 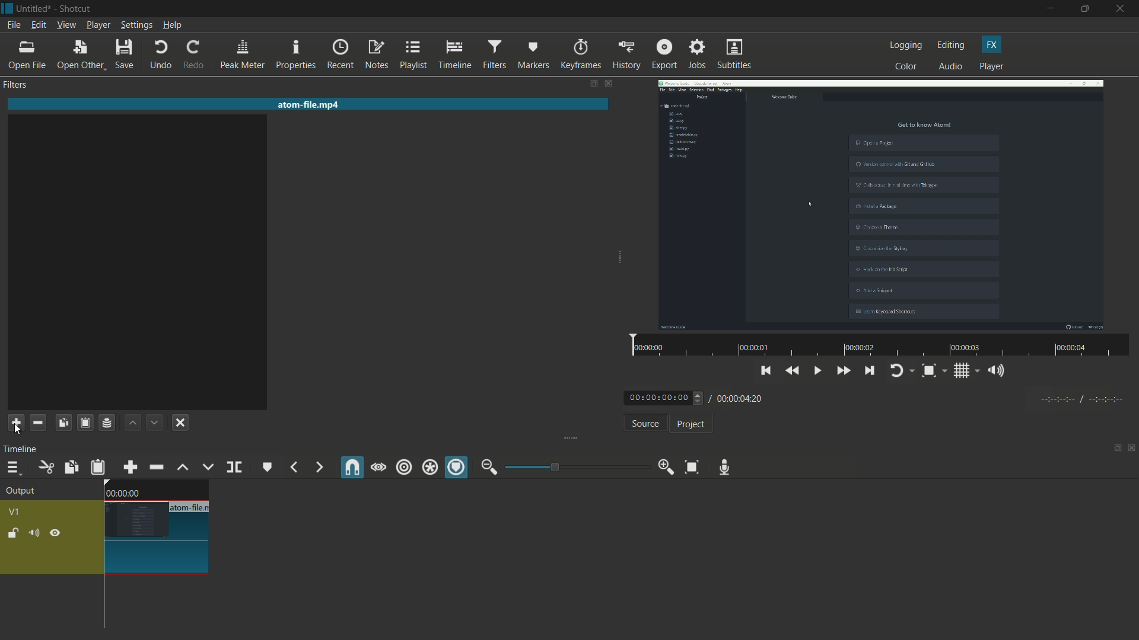 I want to click on toggle play/pause, so click(x=819, y=371).